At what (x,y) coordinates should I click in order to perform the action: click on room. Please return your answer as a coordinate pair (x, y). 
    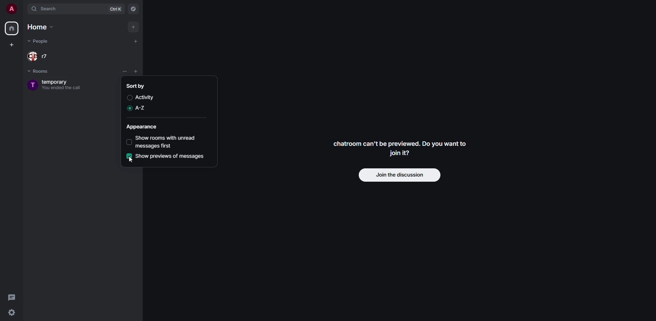
    Looking at the image, I should click on (54, 85).